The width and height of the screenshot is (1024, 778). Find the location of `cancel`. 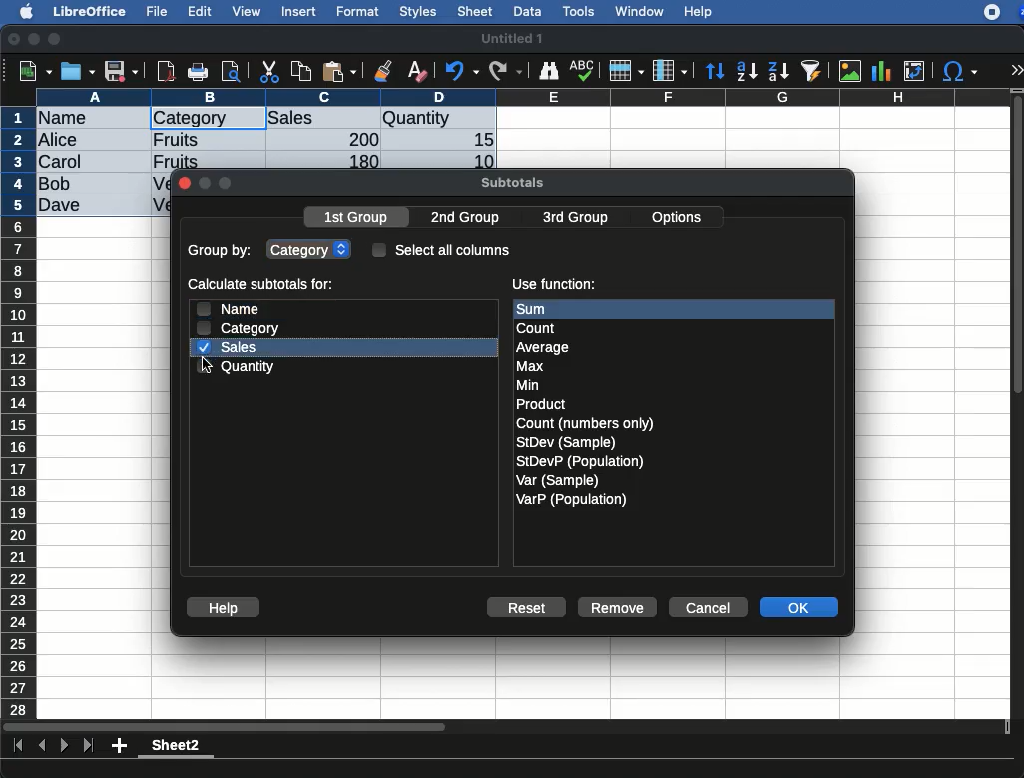

cancel is located at coordinates (707, 608).